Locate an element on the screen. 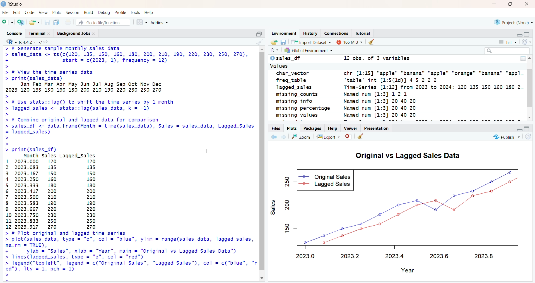  scrollbar is located at coordinates (531, 87).